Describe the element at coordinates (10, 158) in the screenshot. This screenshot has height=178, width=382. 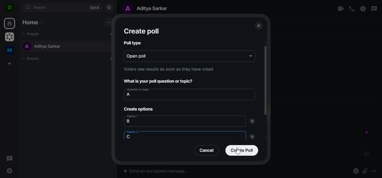
I see `threads` at that location.